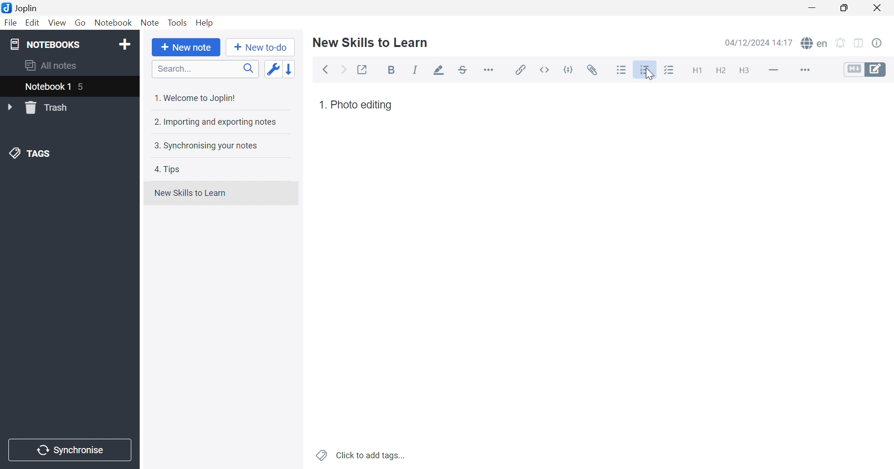 The image size is (894, 469). Describe the element at coordinates (177, 22) in the screenshot. I see `Tools` at that location.